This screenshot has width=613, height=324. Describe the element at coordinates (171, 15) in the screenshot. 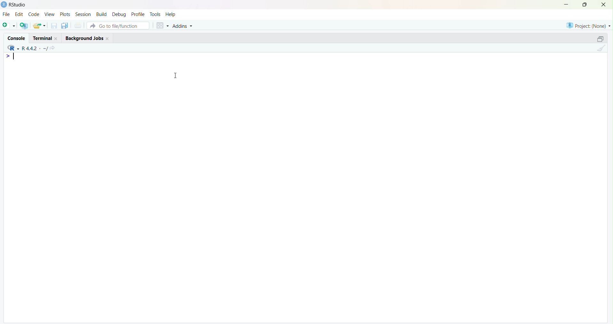

I see `Help` at that location.